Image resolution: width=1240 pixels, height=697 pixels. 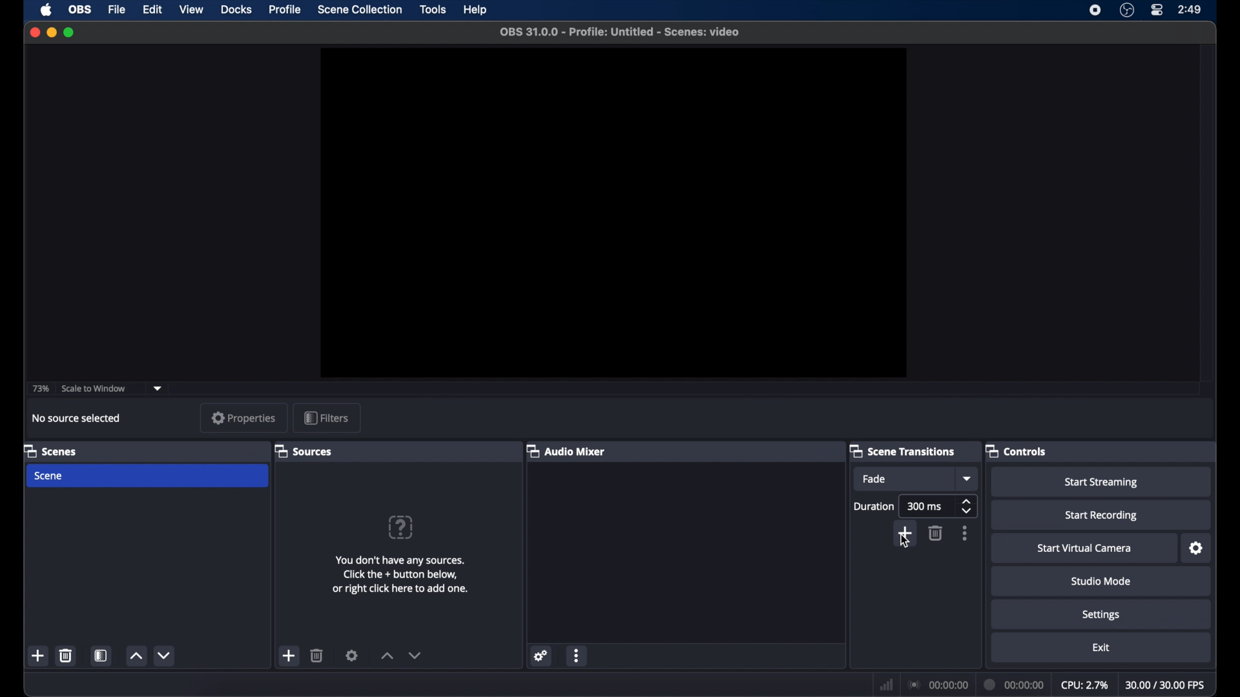 What do you see at coordinates (387, 656) in the screenshot?
I see `increment` at bounding box center [387, 656].